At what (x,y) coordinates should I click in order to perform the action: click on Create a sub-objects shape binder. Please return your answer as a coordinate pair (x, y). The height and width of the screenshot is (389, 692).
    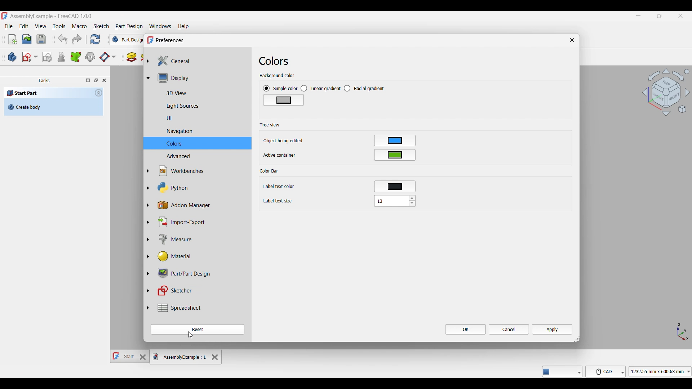
    Looking at the image, I should click on (75, 57).